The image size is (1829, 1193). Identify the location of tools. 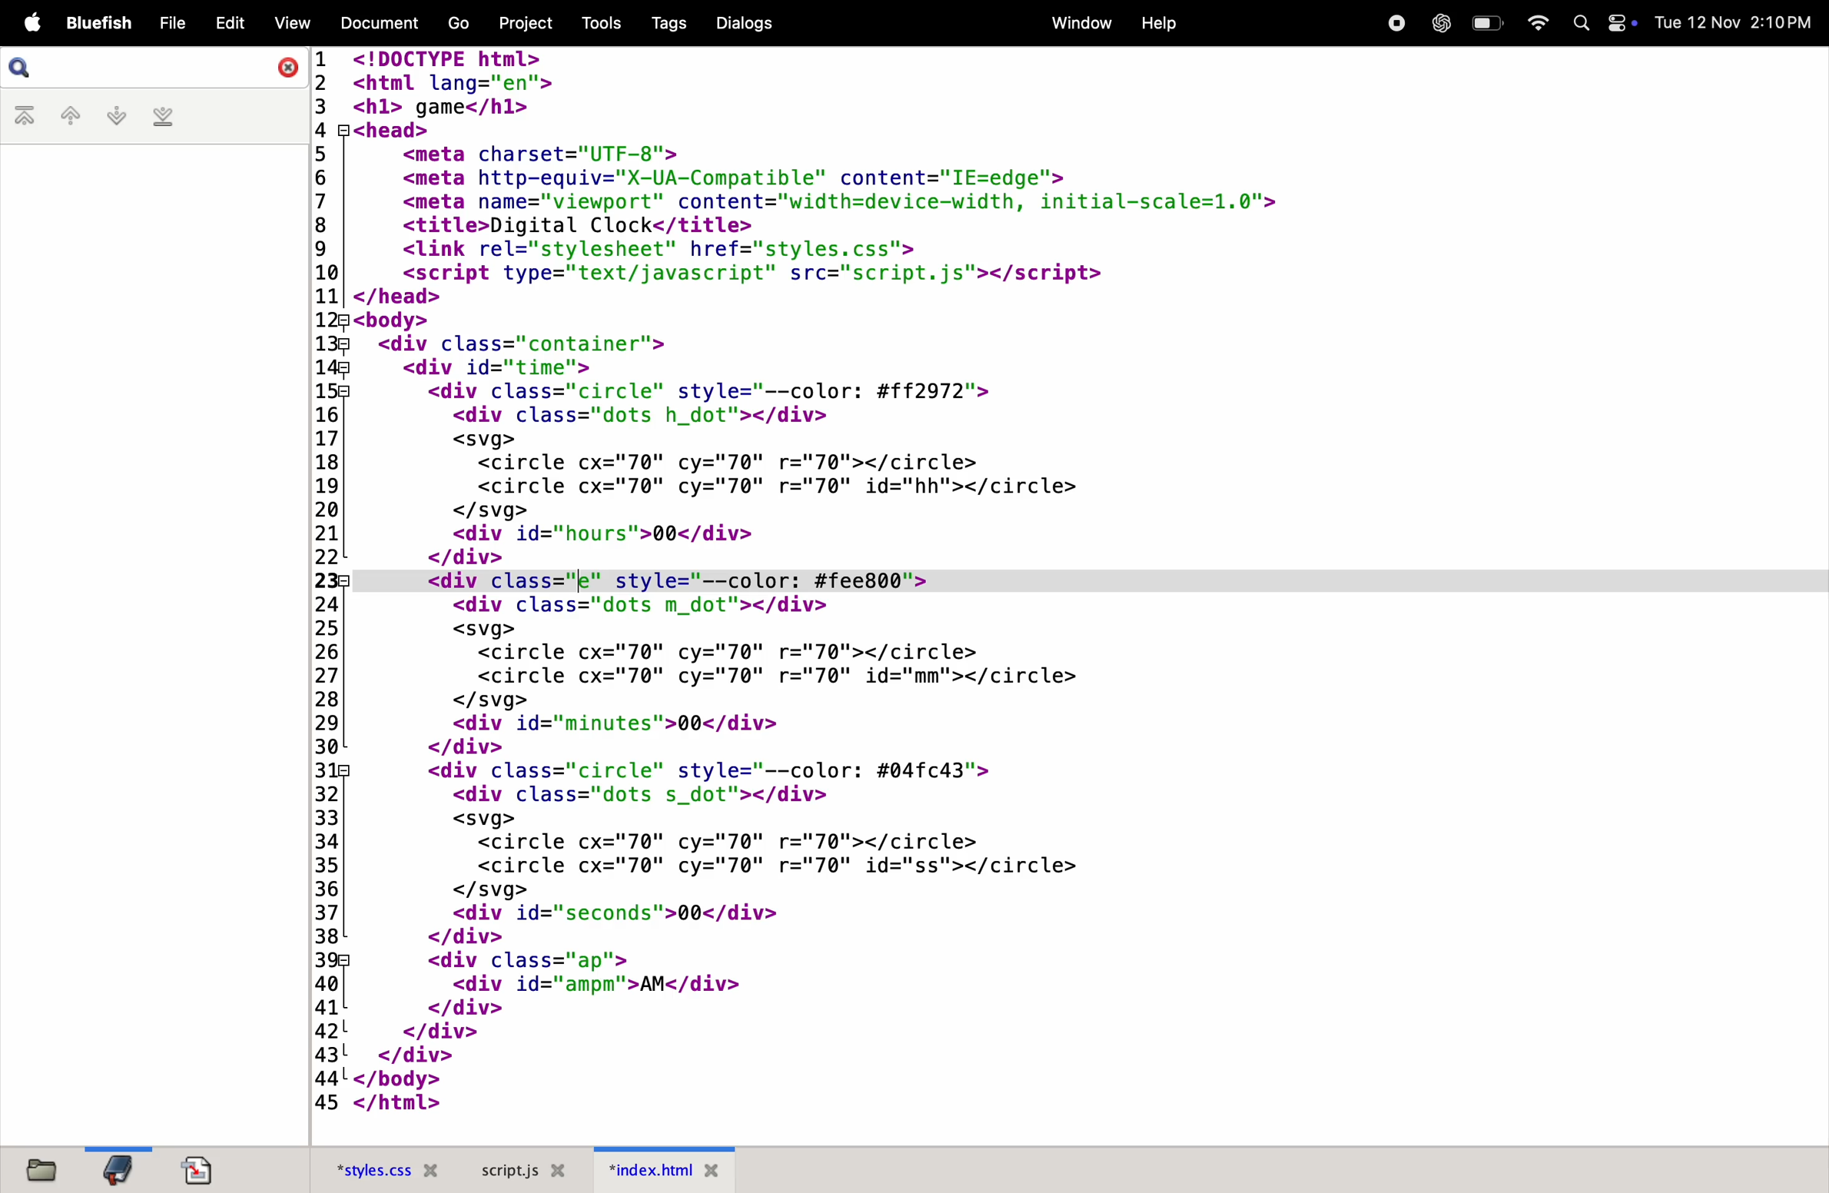
(598, 21).